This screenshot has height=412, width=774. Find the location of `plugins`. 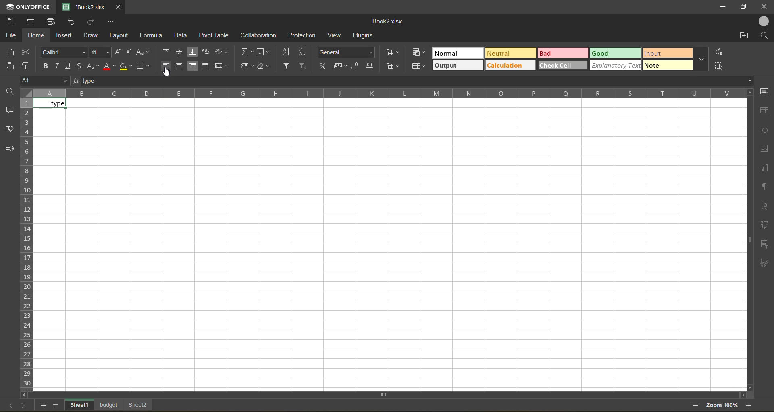

plugins is located at coordinates (362, 35).